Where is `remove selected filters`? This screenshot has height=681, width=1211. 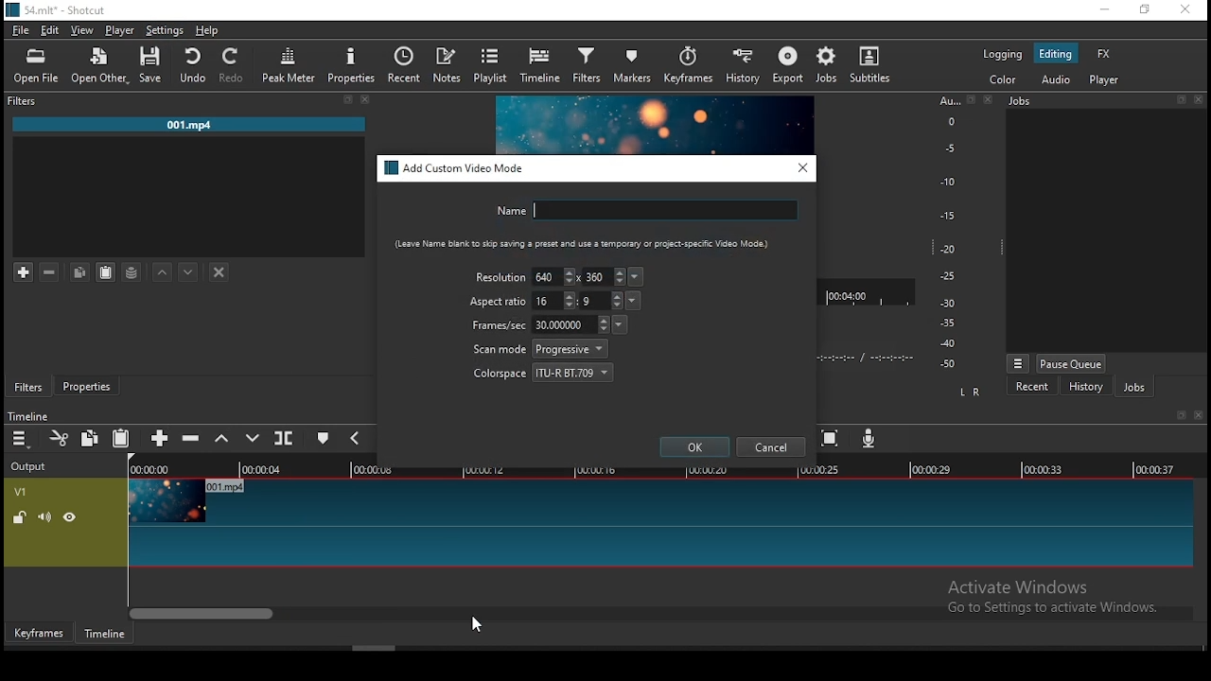
remove selected filters is located at coordinates (50, 272).